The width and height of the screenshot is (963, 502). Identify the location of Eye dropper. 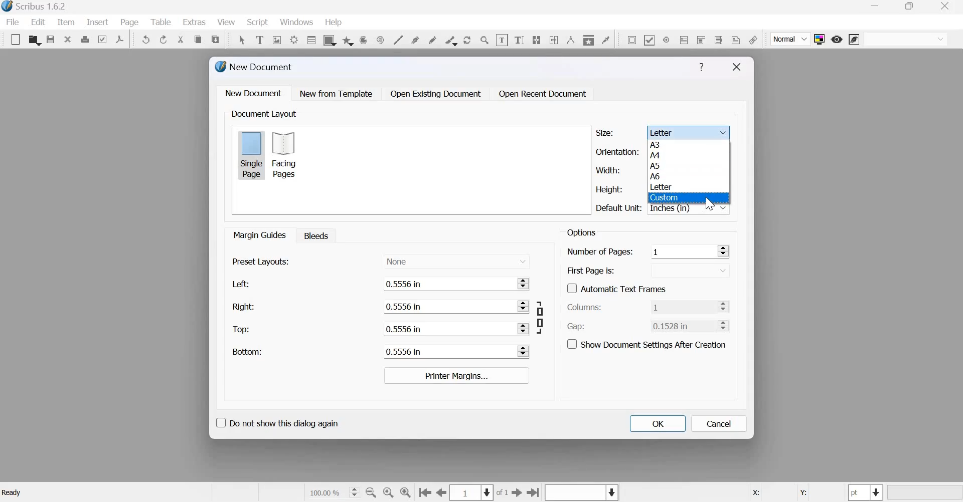
(605, 39).